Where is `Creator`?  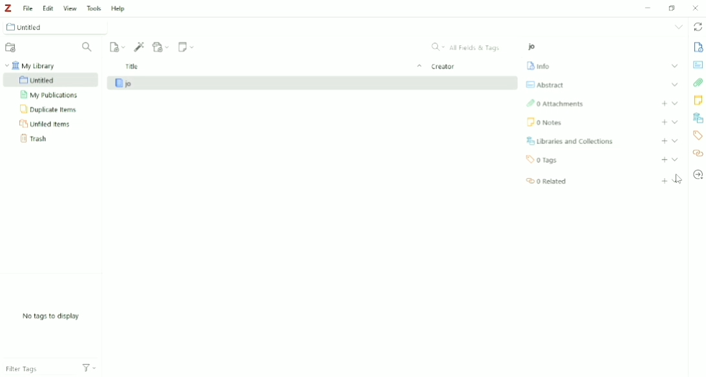
Creator is located at coordinates (453, 66).